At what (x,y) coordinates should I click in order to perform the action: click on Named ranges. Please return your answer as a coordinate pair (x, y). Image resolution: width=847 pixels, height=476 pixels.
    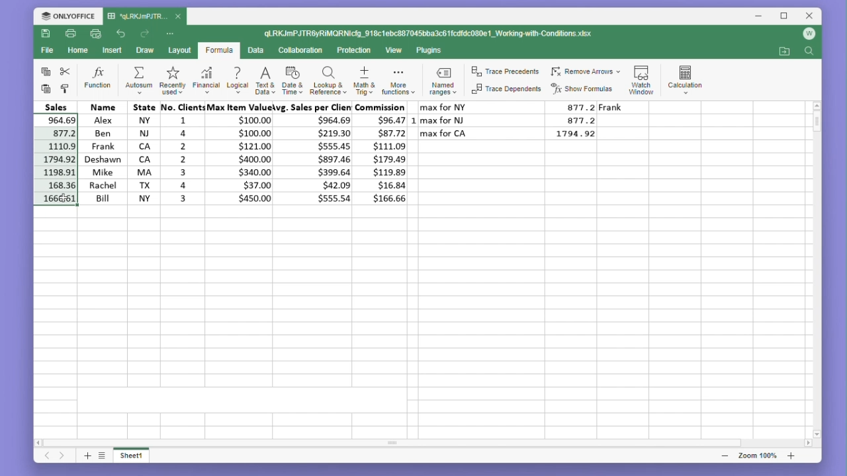
    Looking at the image, I should click on (445, 80).